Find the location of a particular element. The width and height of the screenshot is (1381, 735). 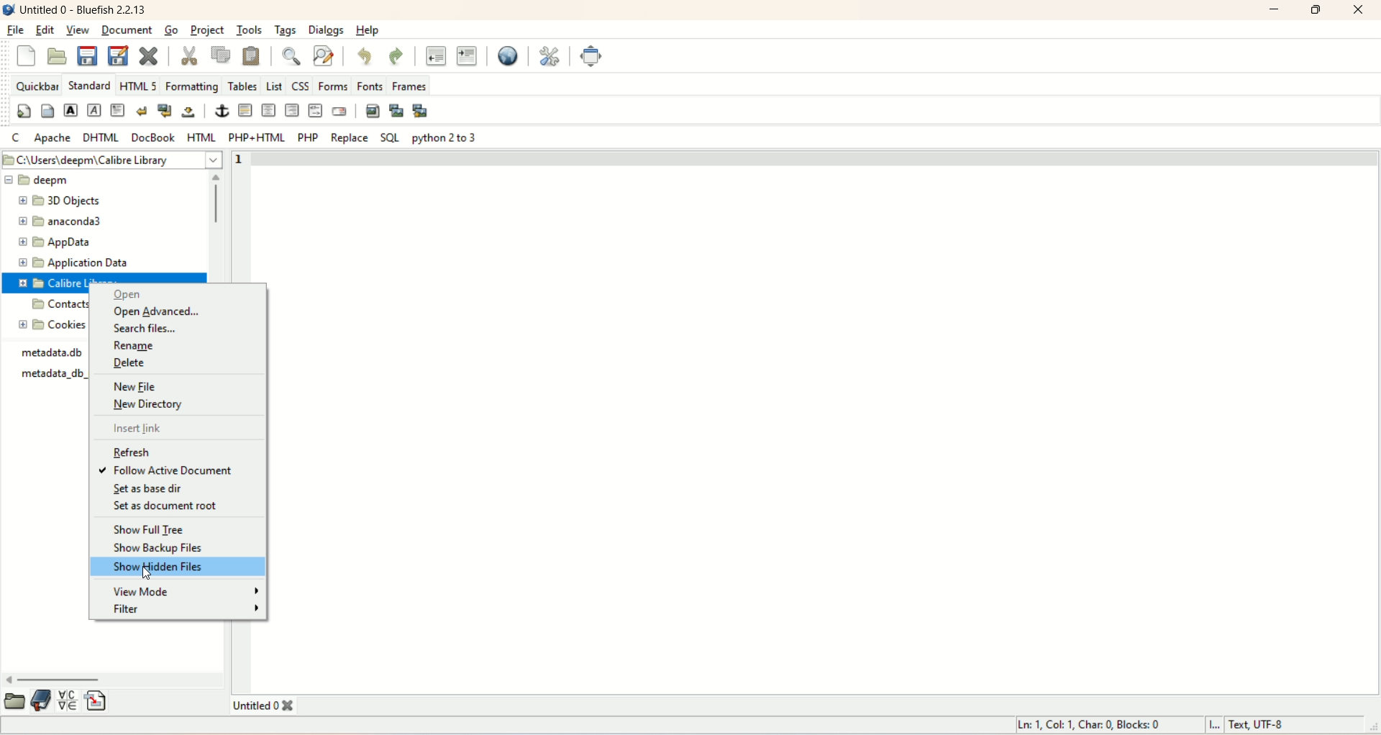

close is located at coordinates (1357, 12).